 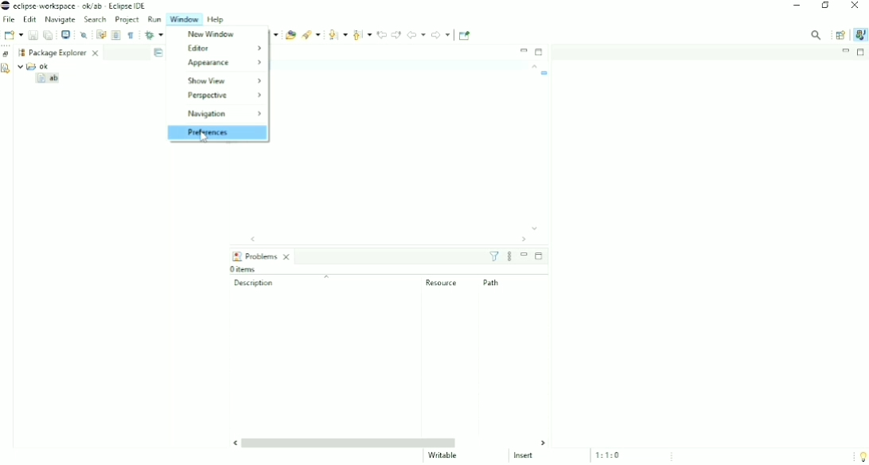 I want to click on Description, so click(x=285, y=283).